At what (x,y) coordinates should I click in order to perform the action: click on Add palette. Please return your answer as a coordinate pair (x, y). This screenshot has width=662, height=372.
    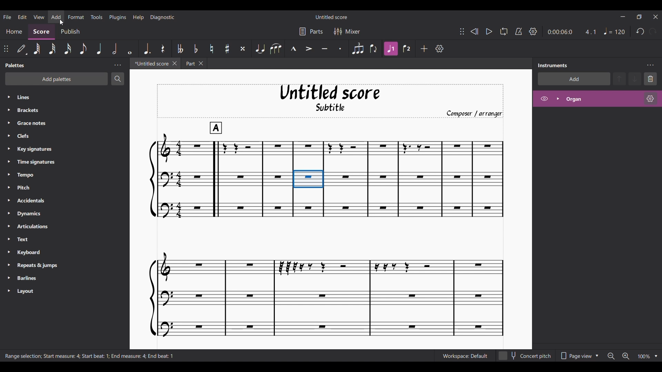
    Looking at the image, I should click on (57, 79).